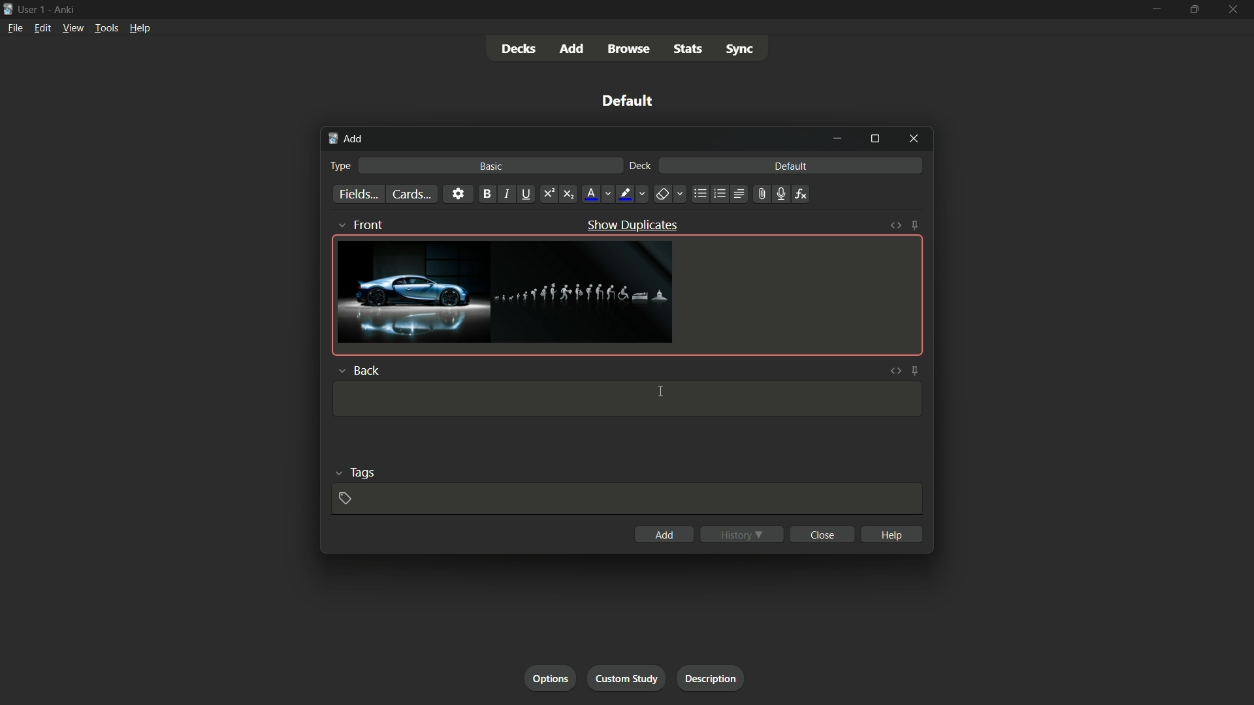 Image resolution: width=1254 pixels, height=705 pixels. Describe the element at coordinates (742, 50) in the screenshot. I see `sync` at that location.